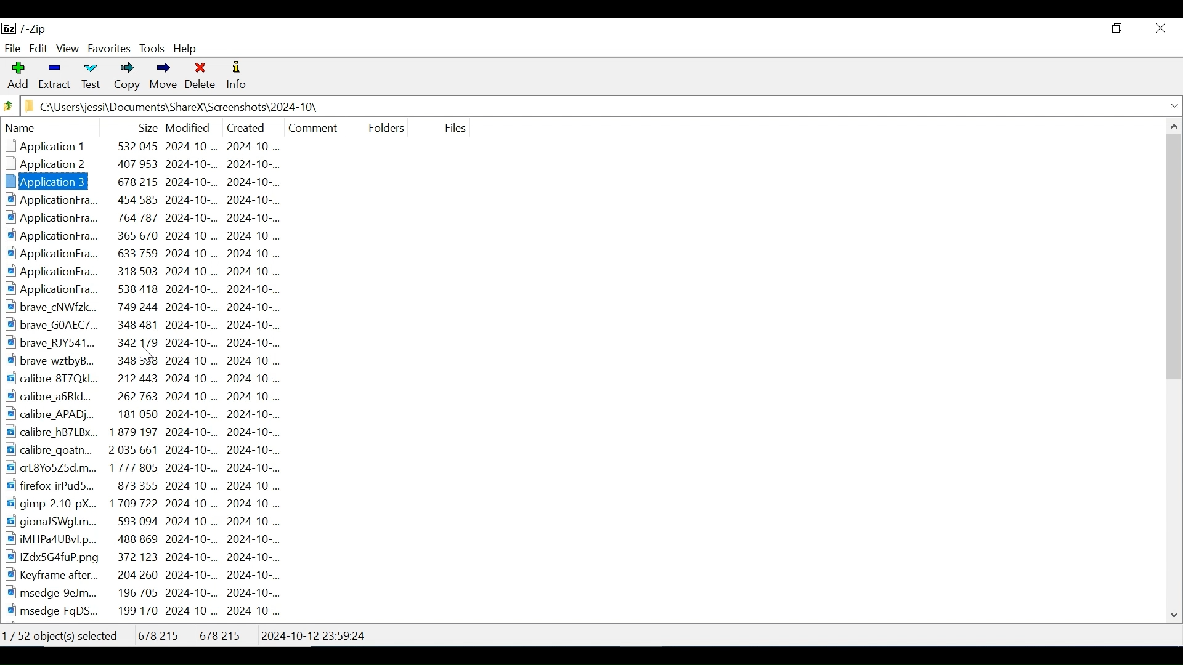 The width and height of the screenshot is (1183, 665). What do you see at coordinates (237, 77) in the screenshot?
I see `Information` at bounding box center [237, 77].